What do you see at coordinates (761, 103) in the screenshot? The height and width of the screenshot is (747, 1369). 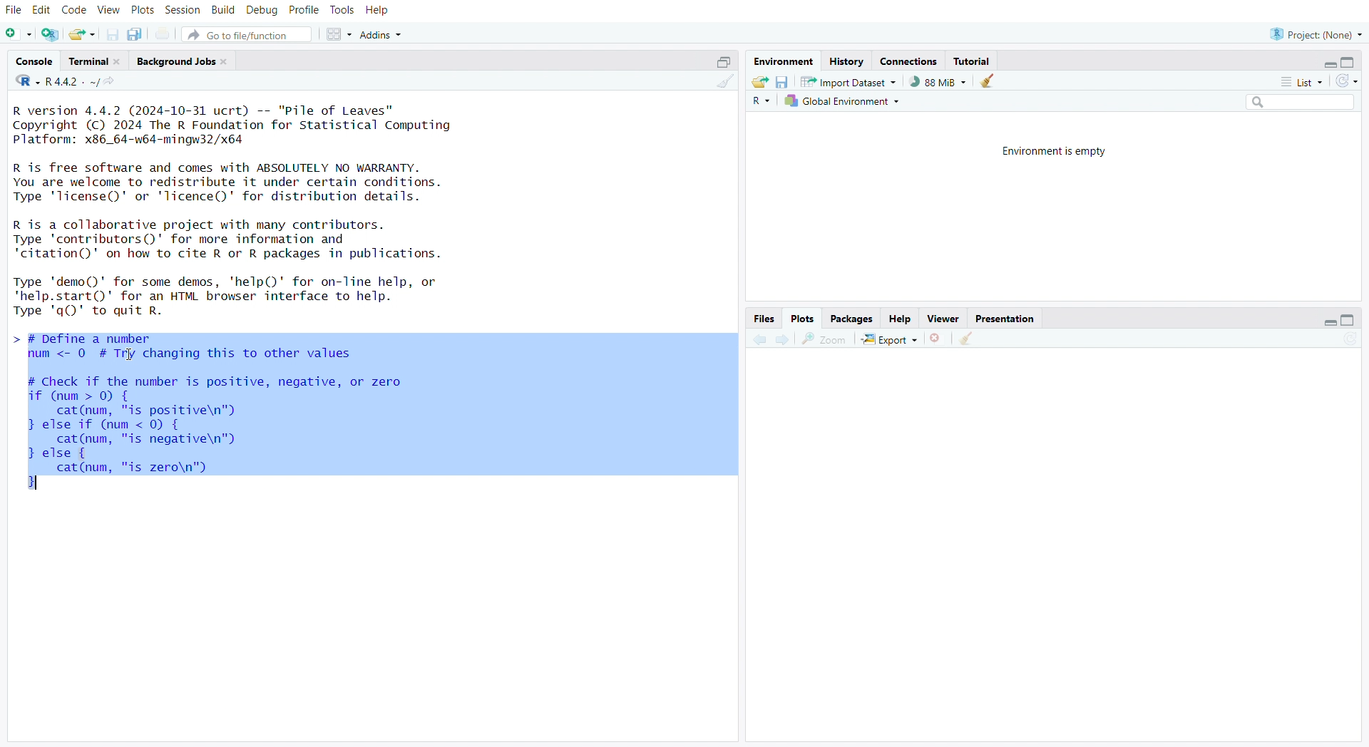 I see `R` at bounding box center [761, 103].